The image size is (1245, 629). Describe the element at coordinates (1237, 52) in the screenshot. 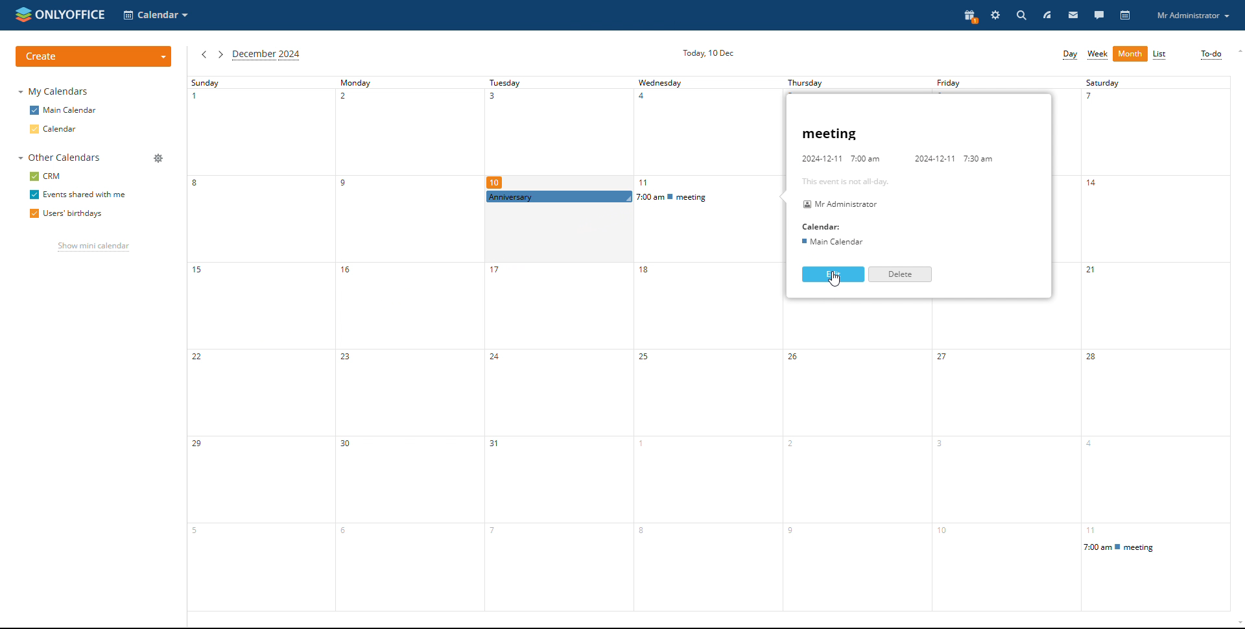

I see `scroll up` at that location.